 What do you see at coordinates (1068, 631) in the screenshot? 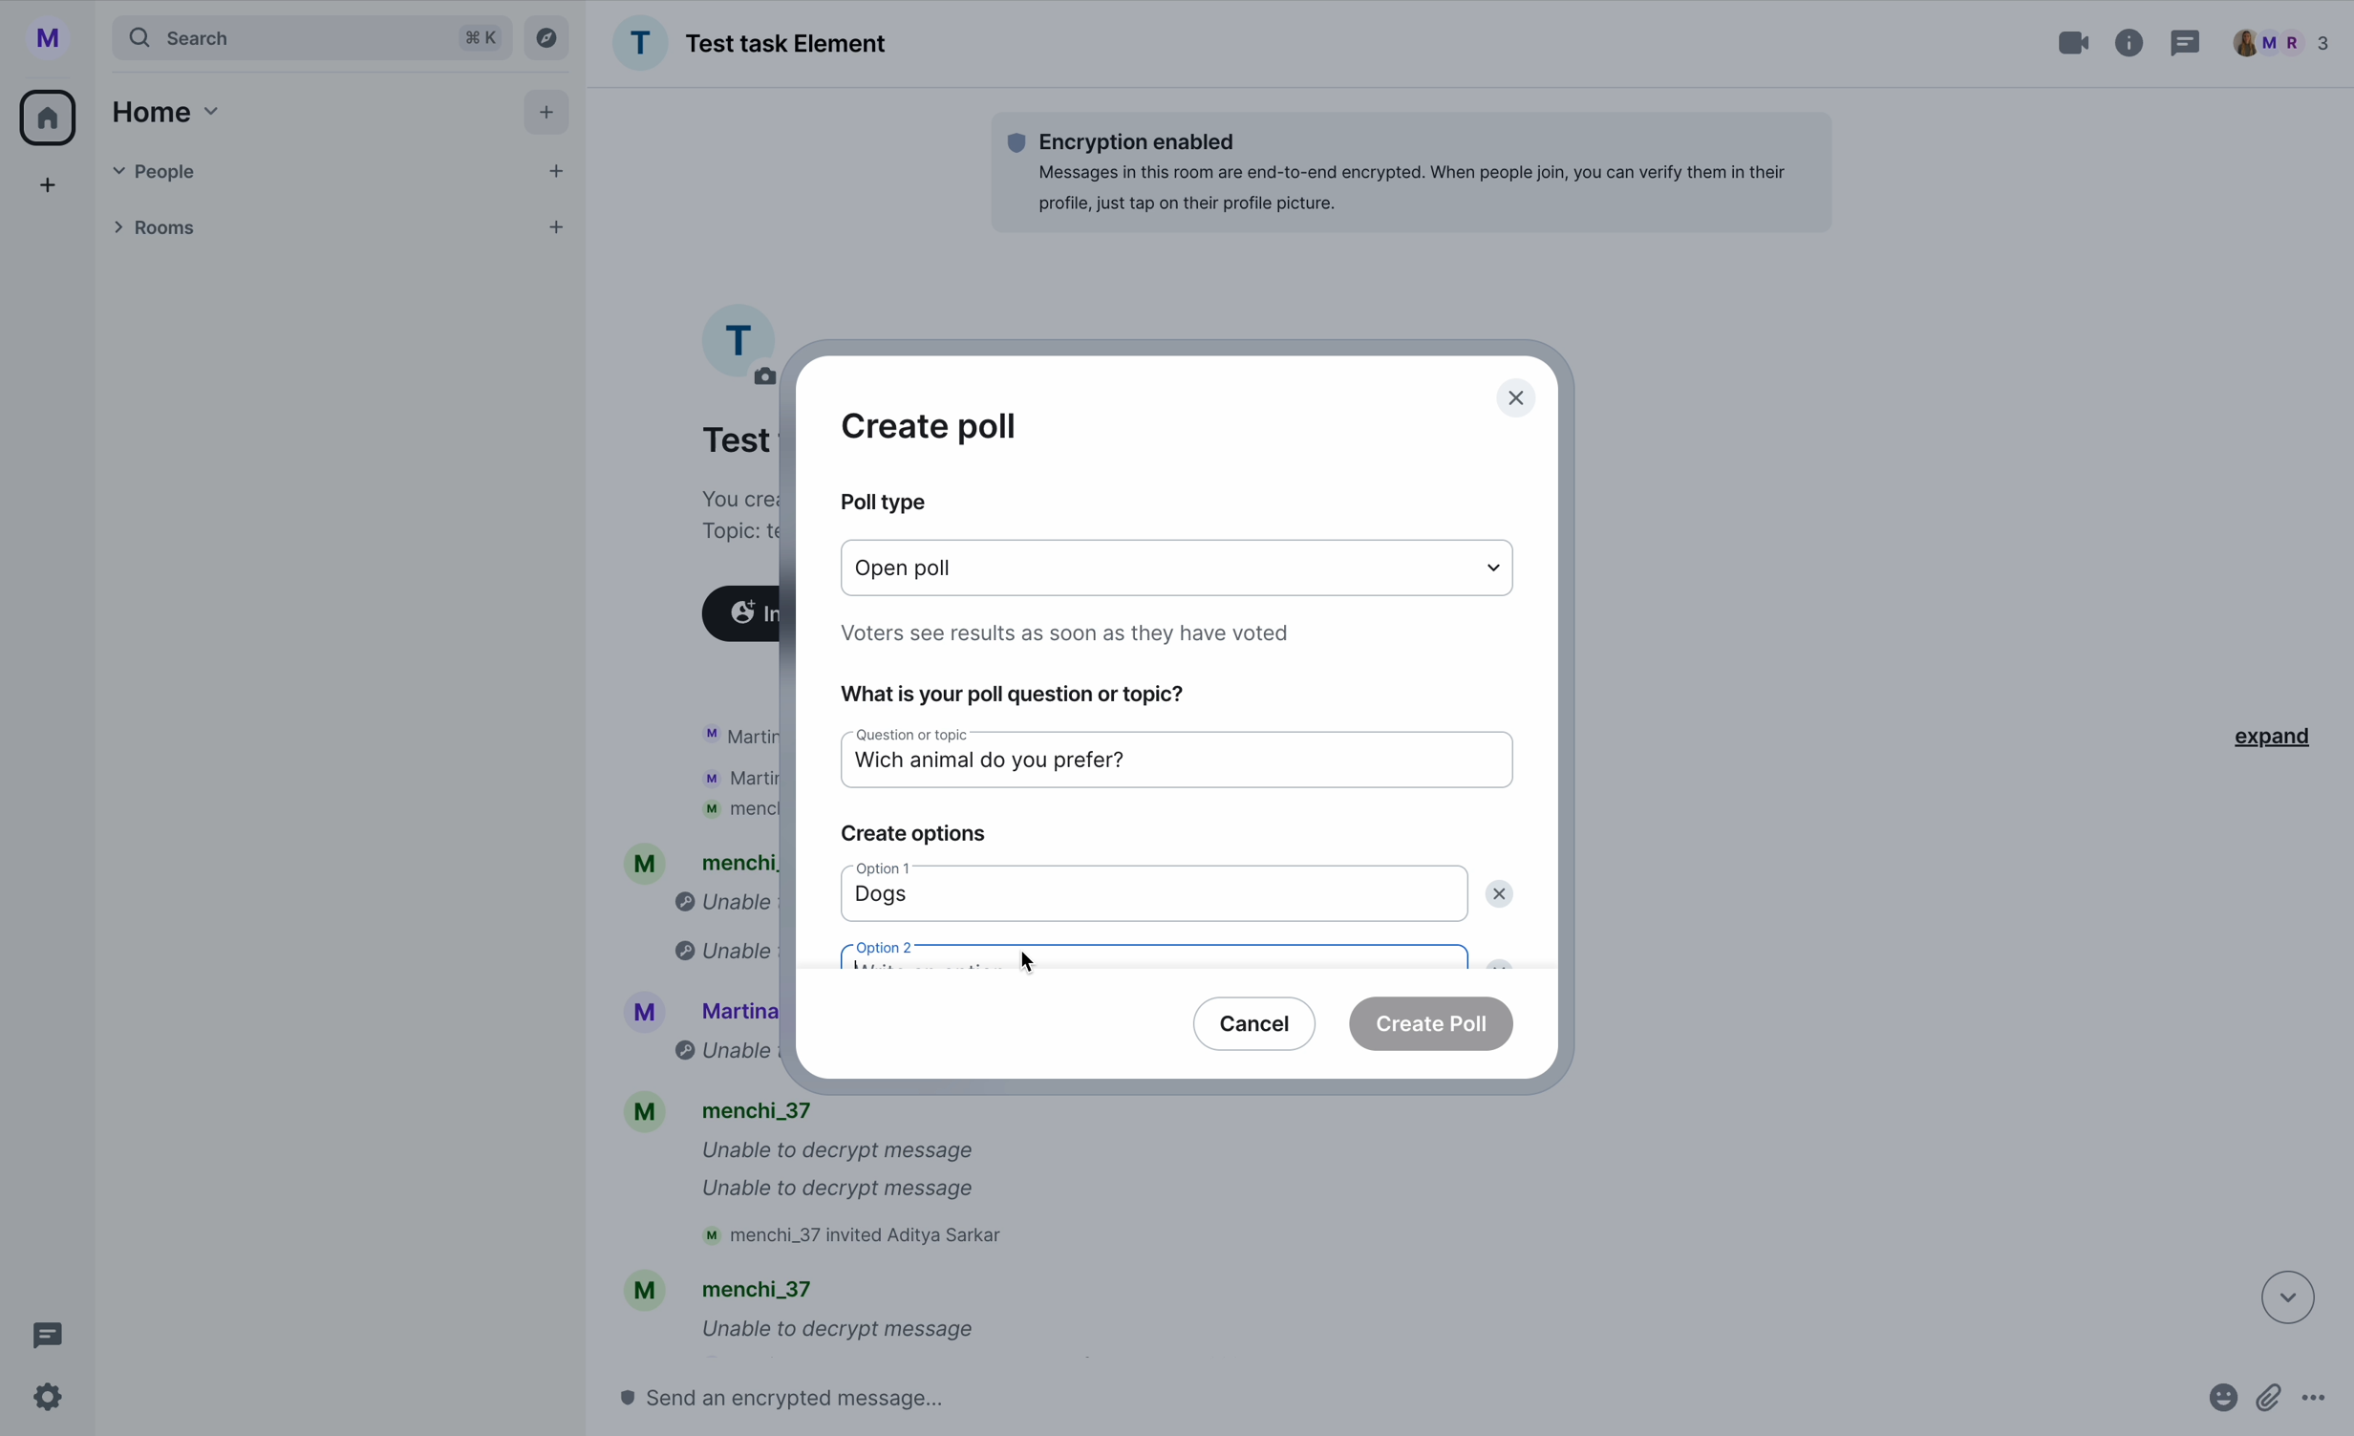
I see `note` at bounding box center [1068, 631].